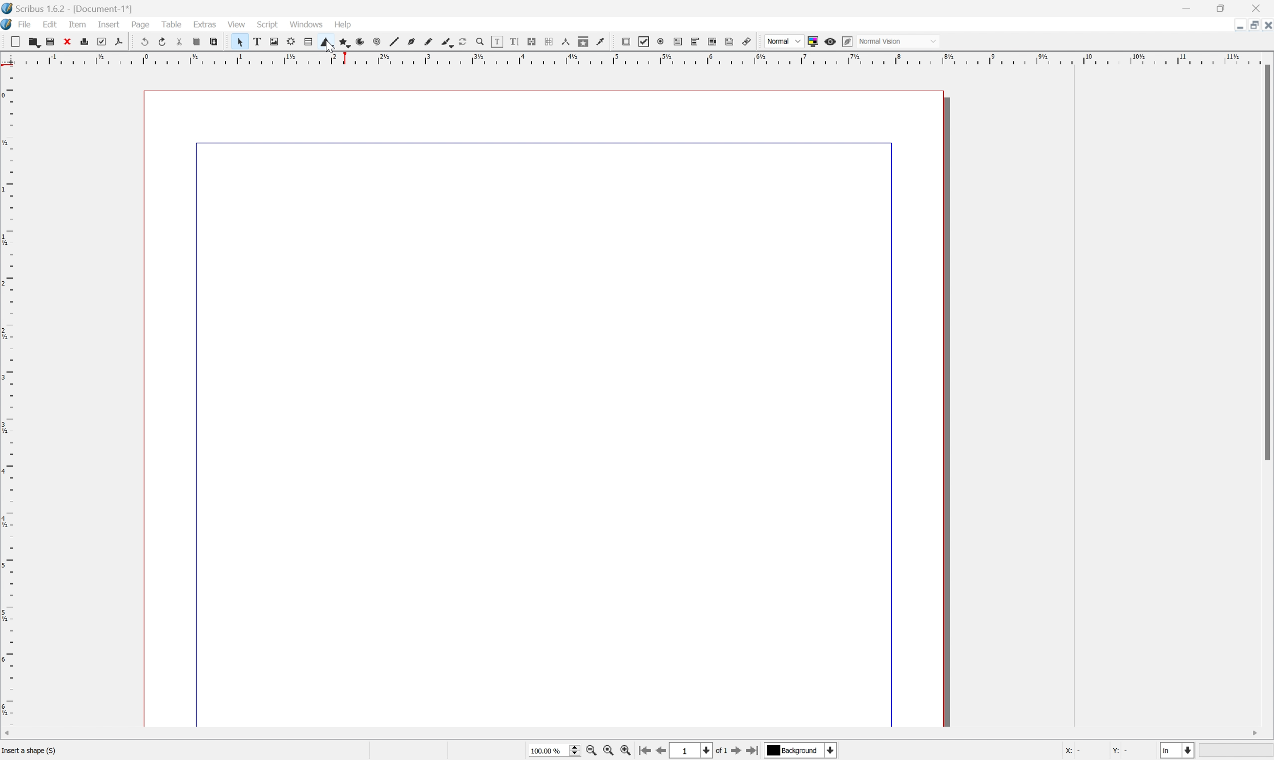  What do you see at coordinates (259, 41) in the screenshot?
I see `Text frame` at bounding box center [259, 41].